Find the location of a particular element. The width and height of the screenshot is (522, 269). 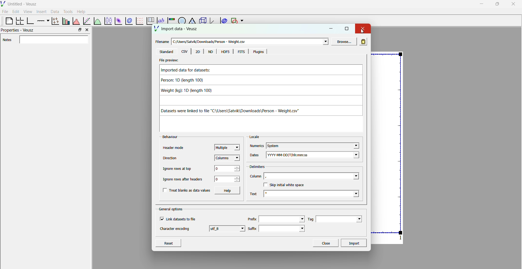

view is located at coordinates (28, 12).